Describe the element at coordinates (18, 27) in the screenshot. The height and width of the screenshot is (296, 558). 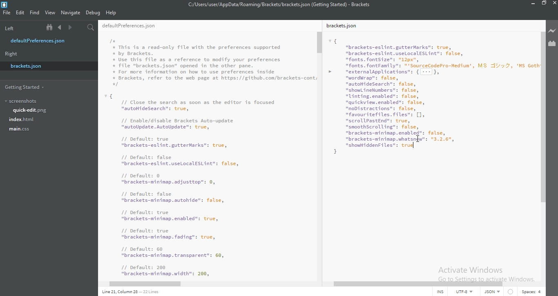
I see `left` at that location.